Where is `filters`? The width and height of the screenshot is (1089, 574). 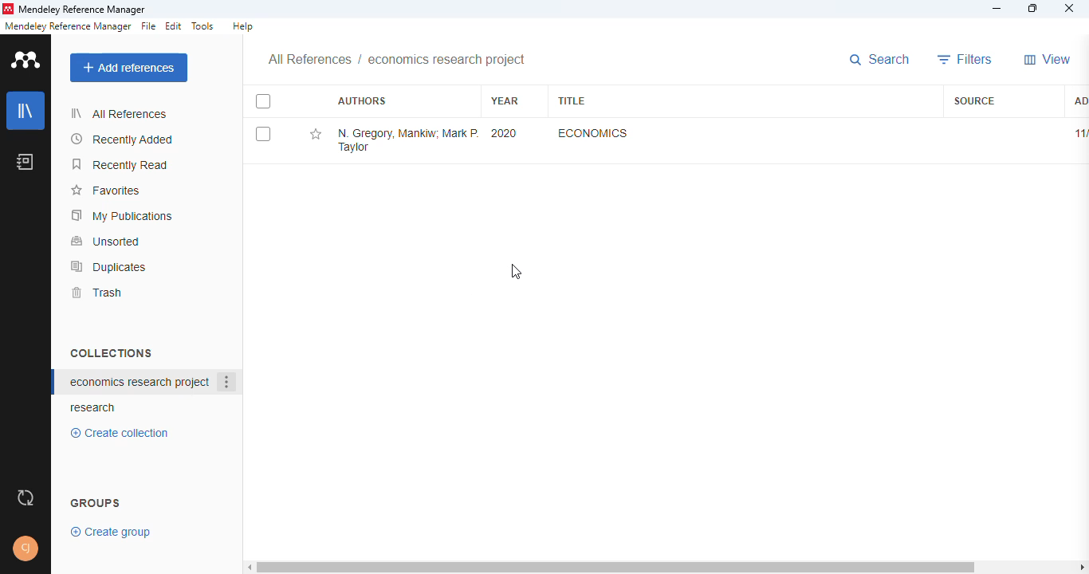
filters is located at coordinates (965, 60).